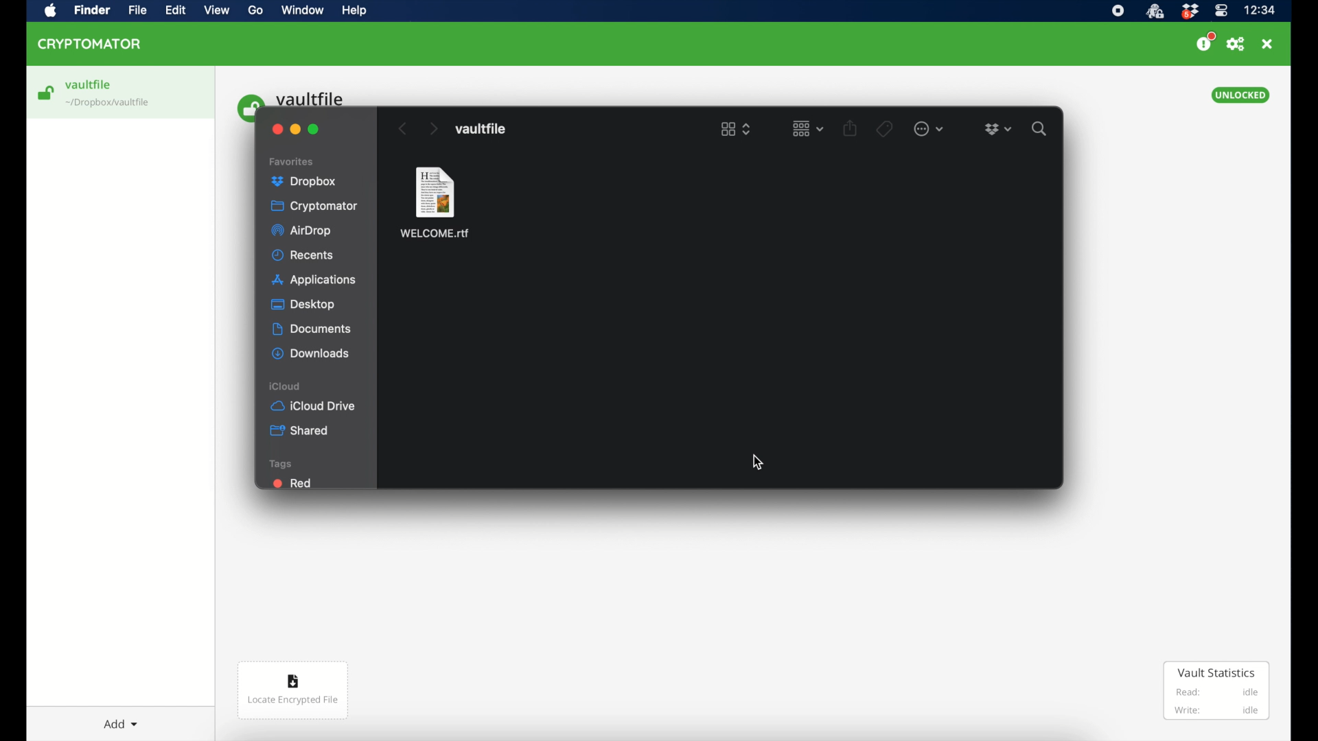 This screenshot has height=741, width=1318. What do you see at coordinates (286, 386) in the screenshot?
I see `icloud` at bounding box center [286, 386].